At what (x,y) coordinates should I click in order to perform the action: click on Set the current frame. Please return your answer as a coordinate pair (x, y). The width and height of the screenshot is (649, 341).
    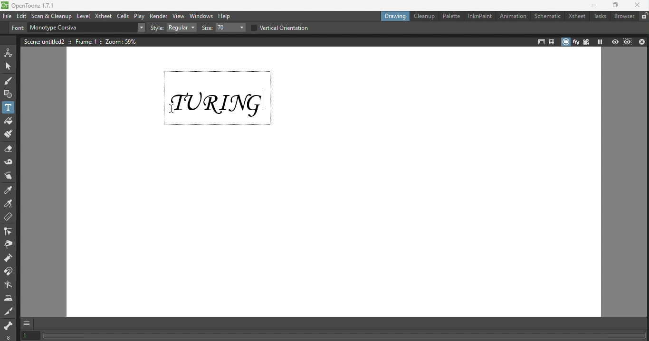
    Looking at the image, I should click on (29, 335).